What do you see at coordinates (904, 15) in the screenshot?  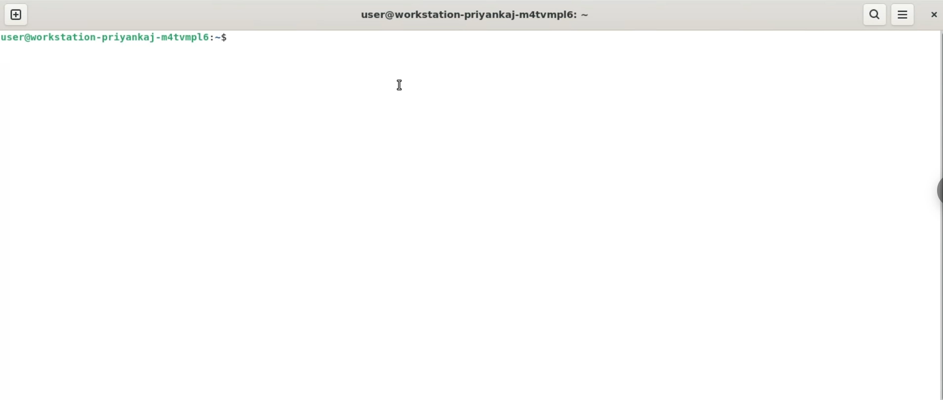 I see `menu` at bounding box center [904, 15].